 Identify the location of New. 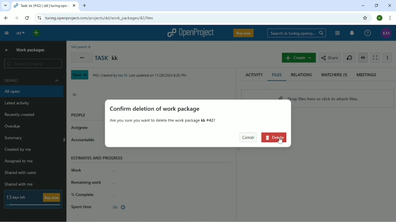
(80, 75).